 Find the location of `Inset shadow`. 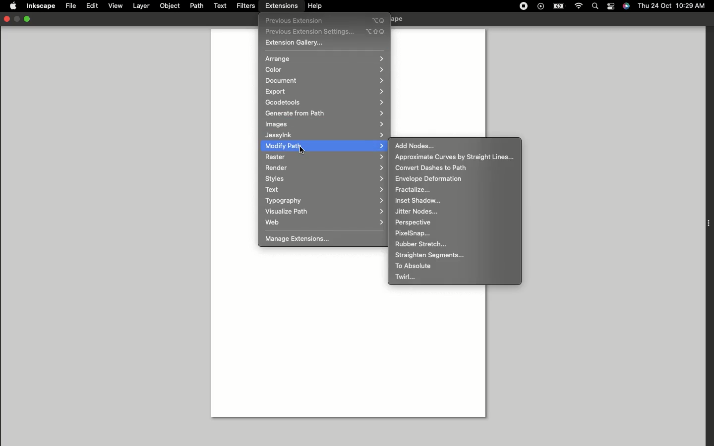

Inset shadow is located at coordinates (418, 200).